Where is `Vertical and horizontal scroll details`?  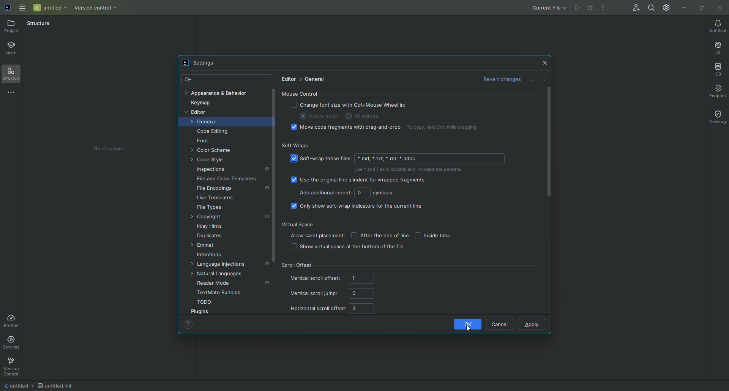
Vertical and horizontal scroll details is located at coordinates (336, 290).